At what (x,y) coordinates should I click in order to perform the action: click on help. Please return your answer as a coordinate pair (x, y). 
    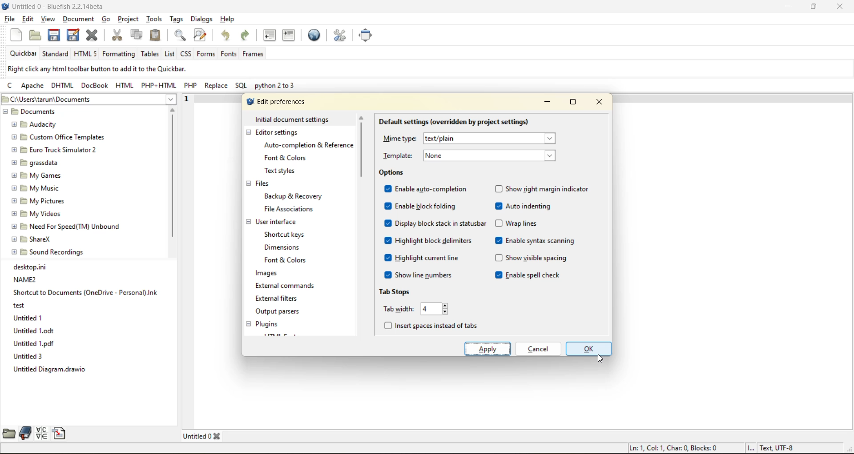
    Looking at the image, I should click on (227, 19).